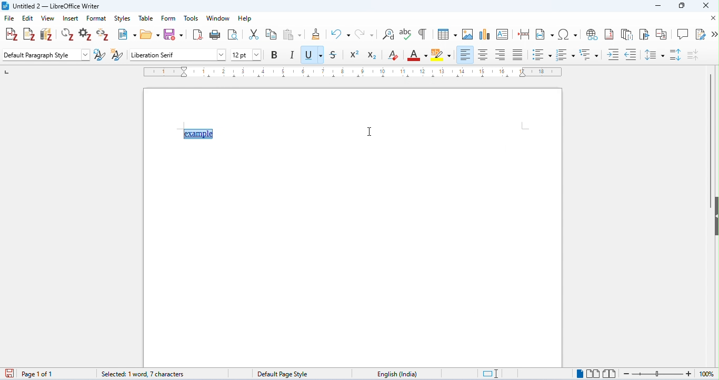  Describe the element at coordinates (545, 34) in the screenshot. I see `insert field` at that location.